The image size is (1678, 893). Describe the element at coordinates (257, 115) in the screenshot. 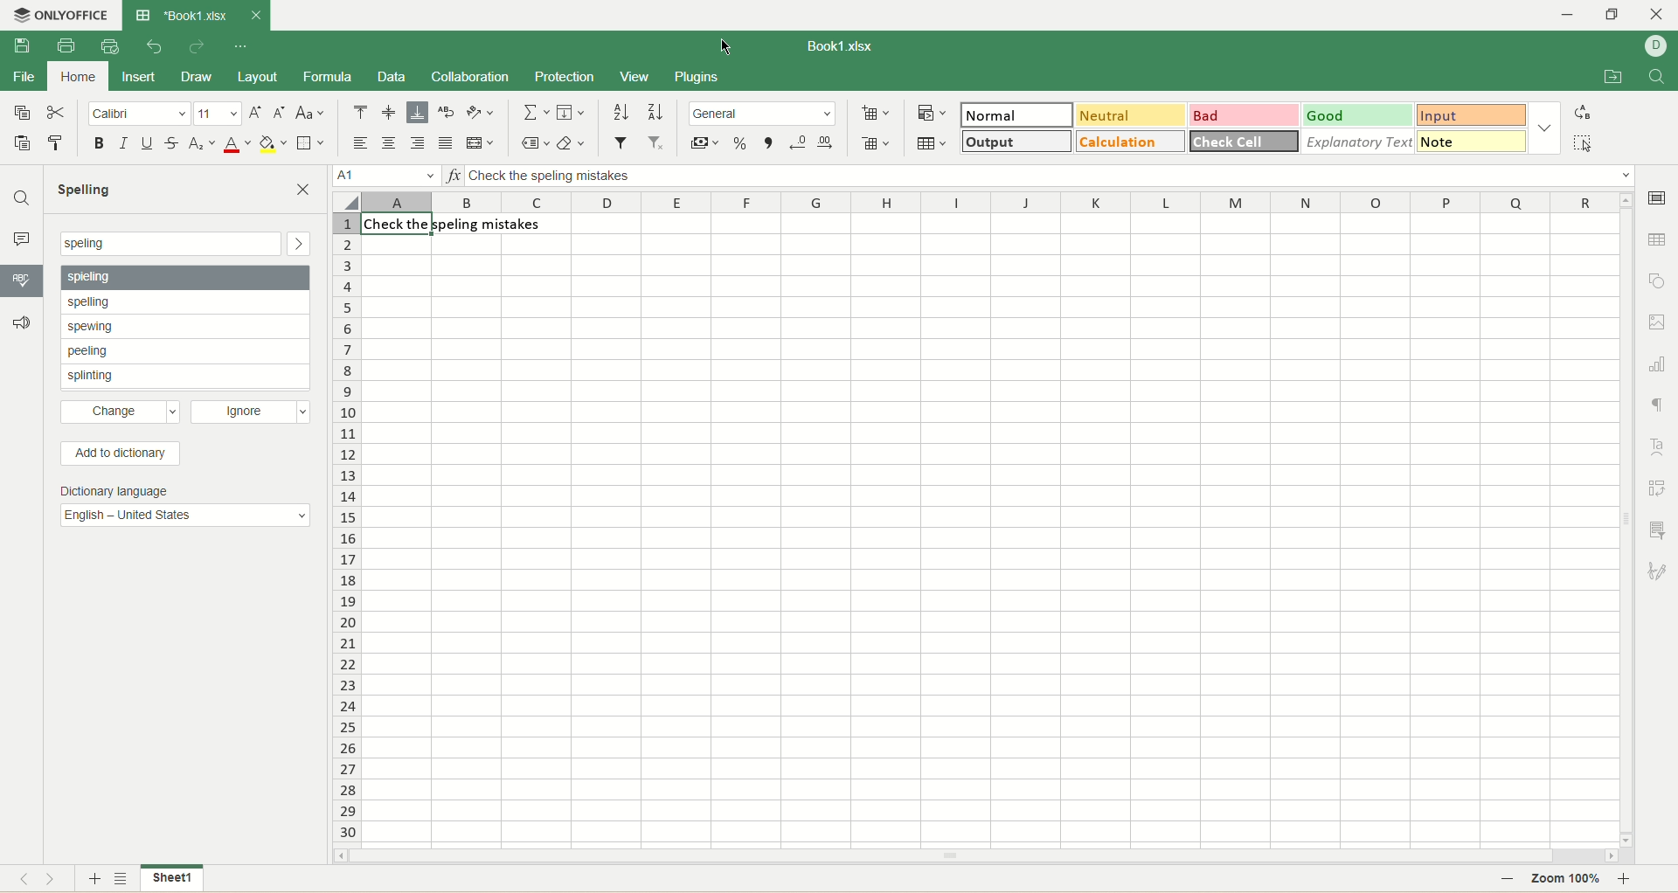

I see `increase size` at that location.